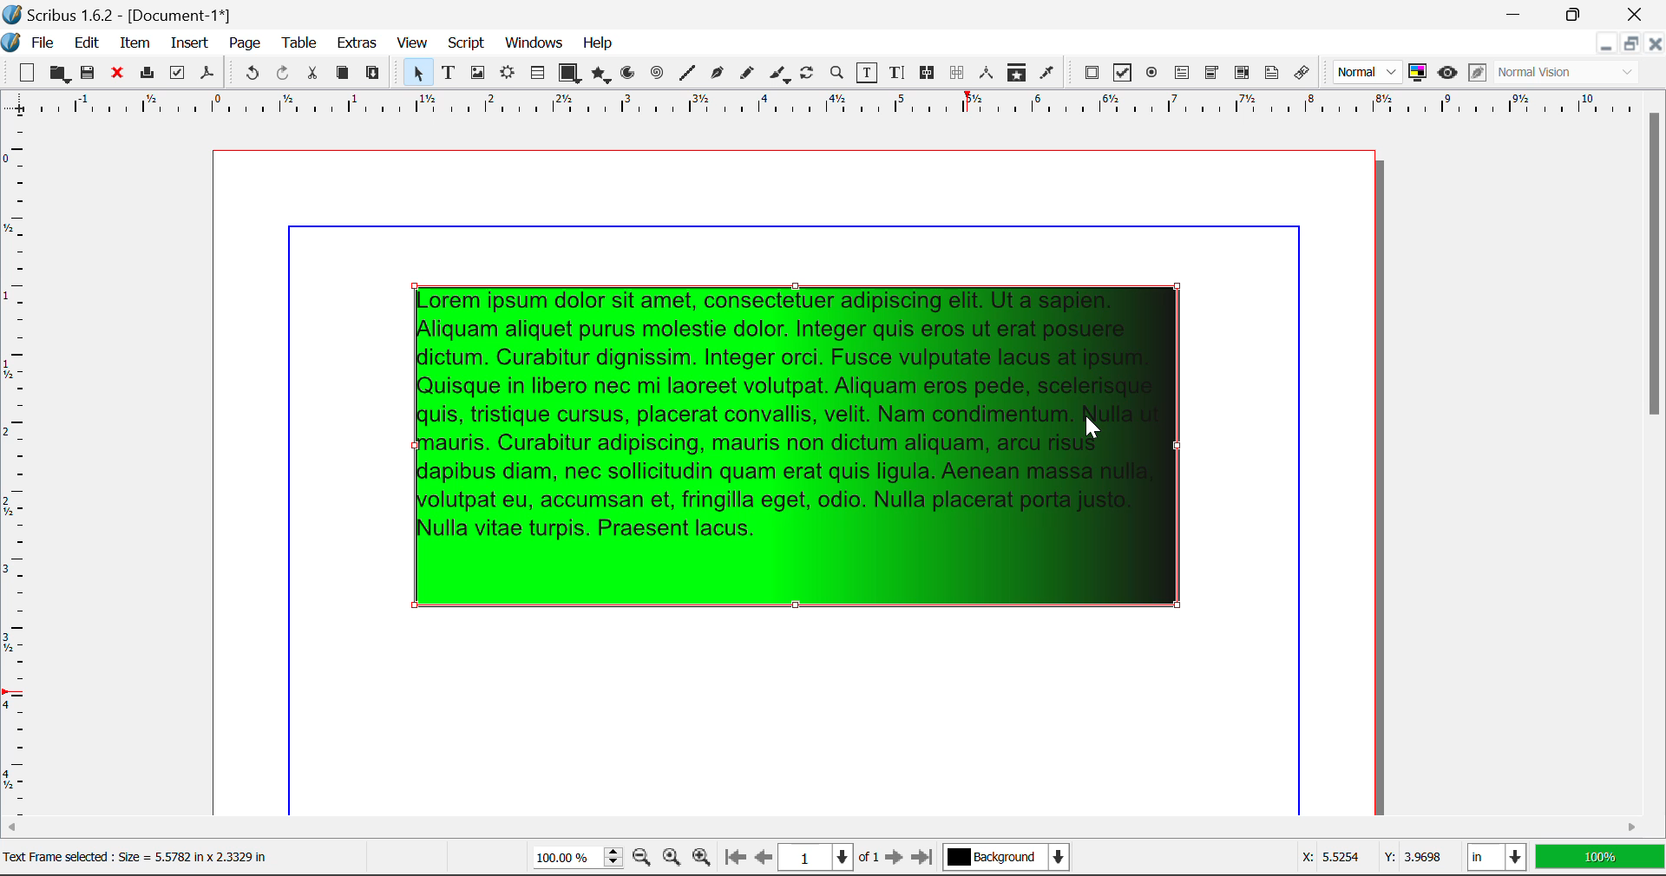 The image size is (1666, 876). What do you see at coordinates (656, 75) in the screenshot?
I see `Spirals` at bounding box center [656, 75].